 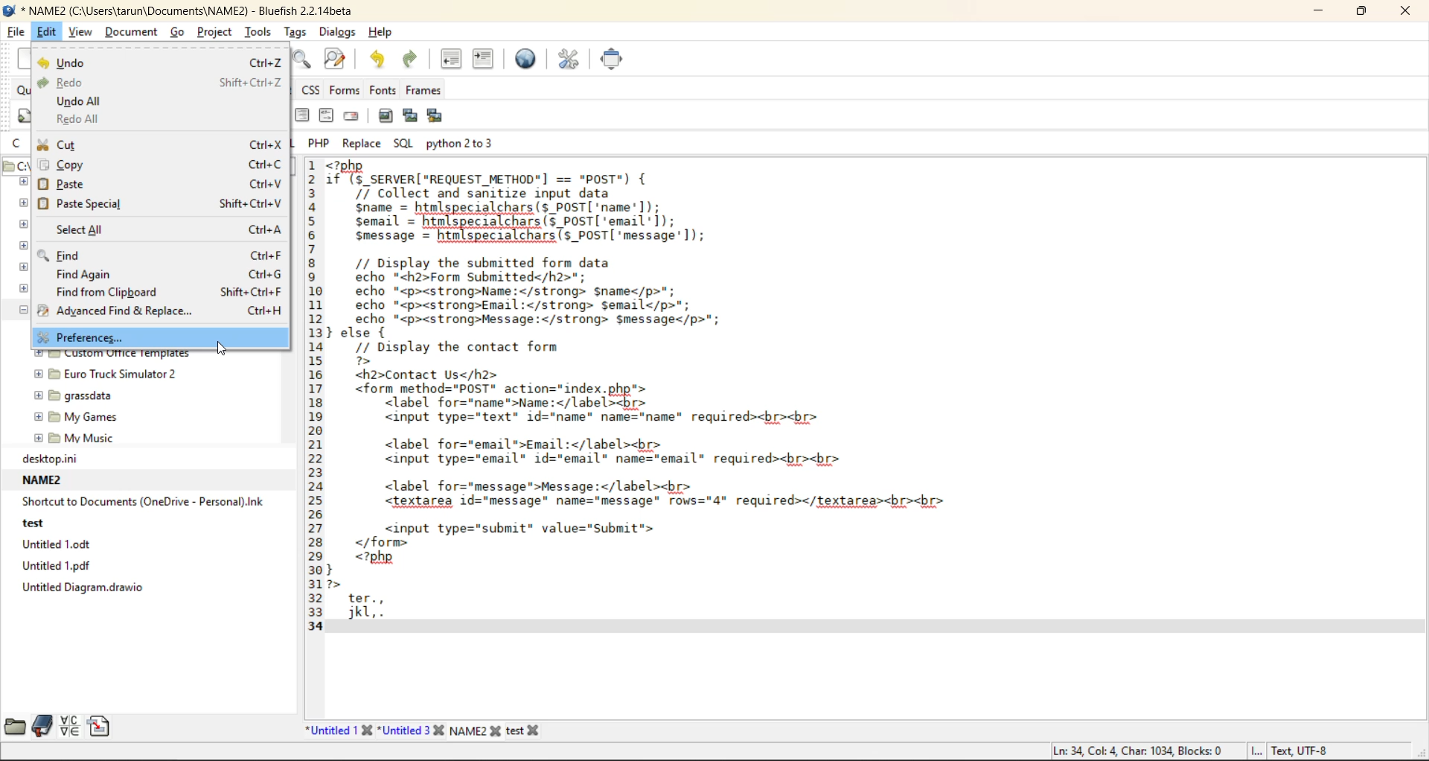 What do you see at coordinates (354, 116) in the screenshot?
I see `email` at bounding box center [354, 116].